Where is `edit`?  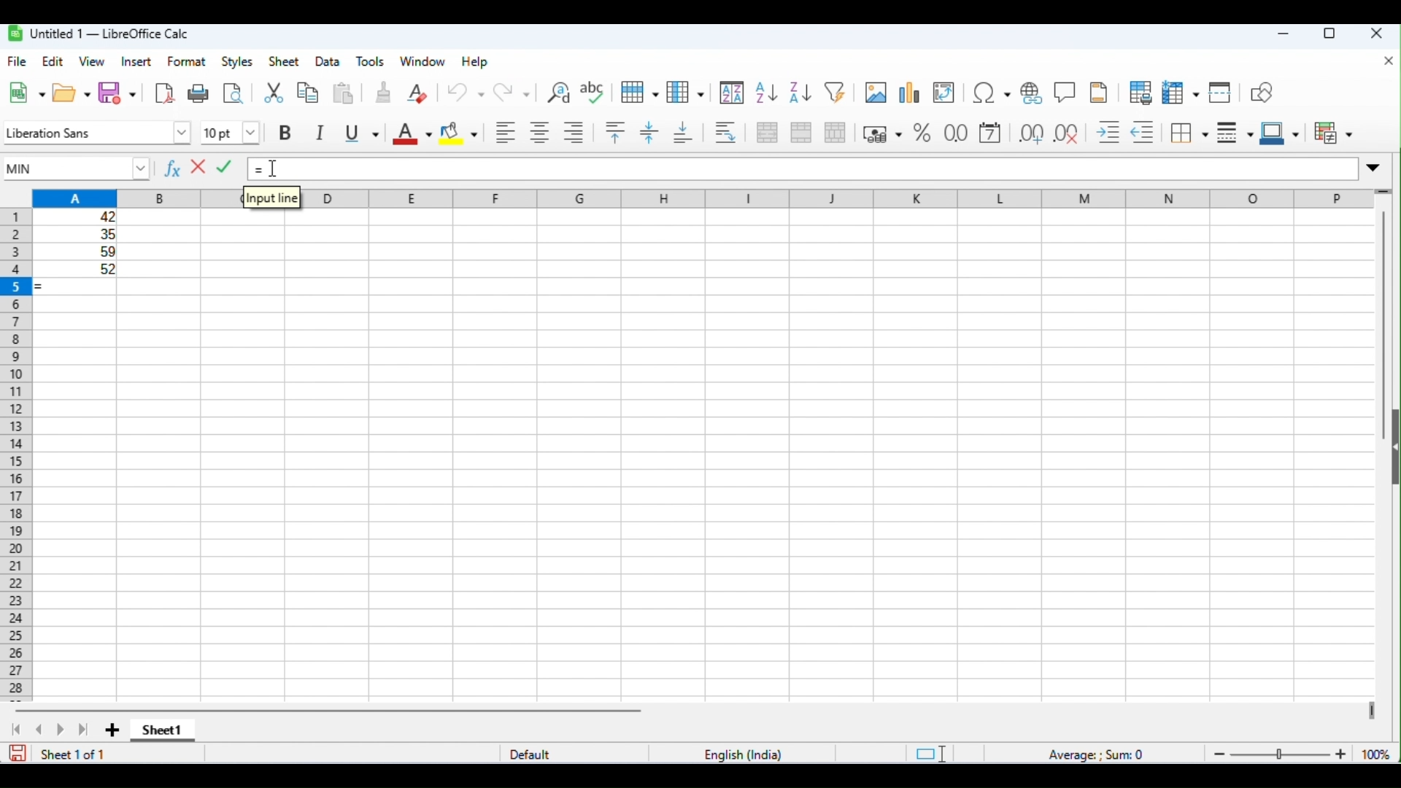 edit is located at coordinates (54, 63).